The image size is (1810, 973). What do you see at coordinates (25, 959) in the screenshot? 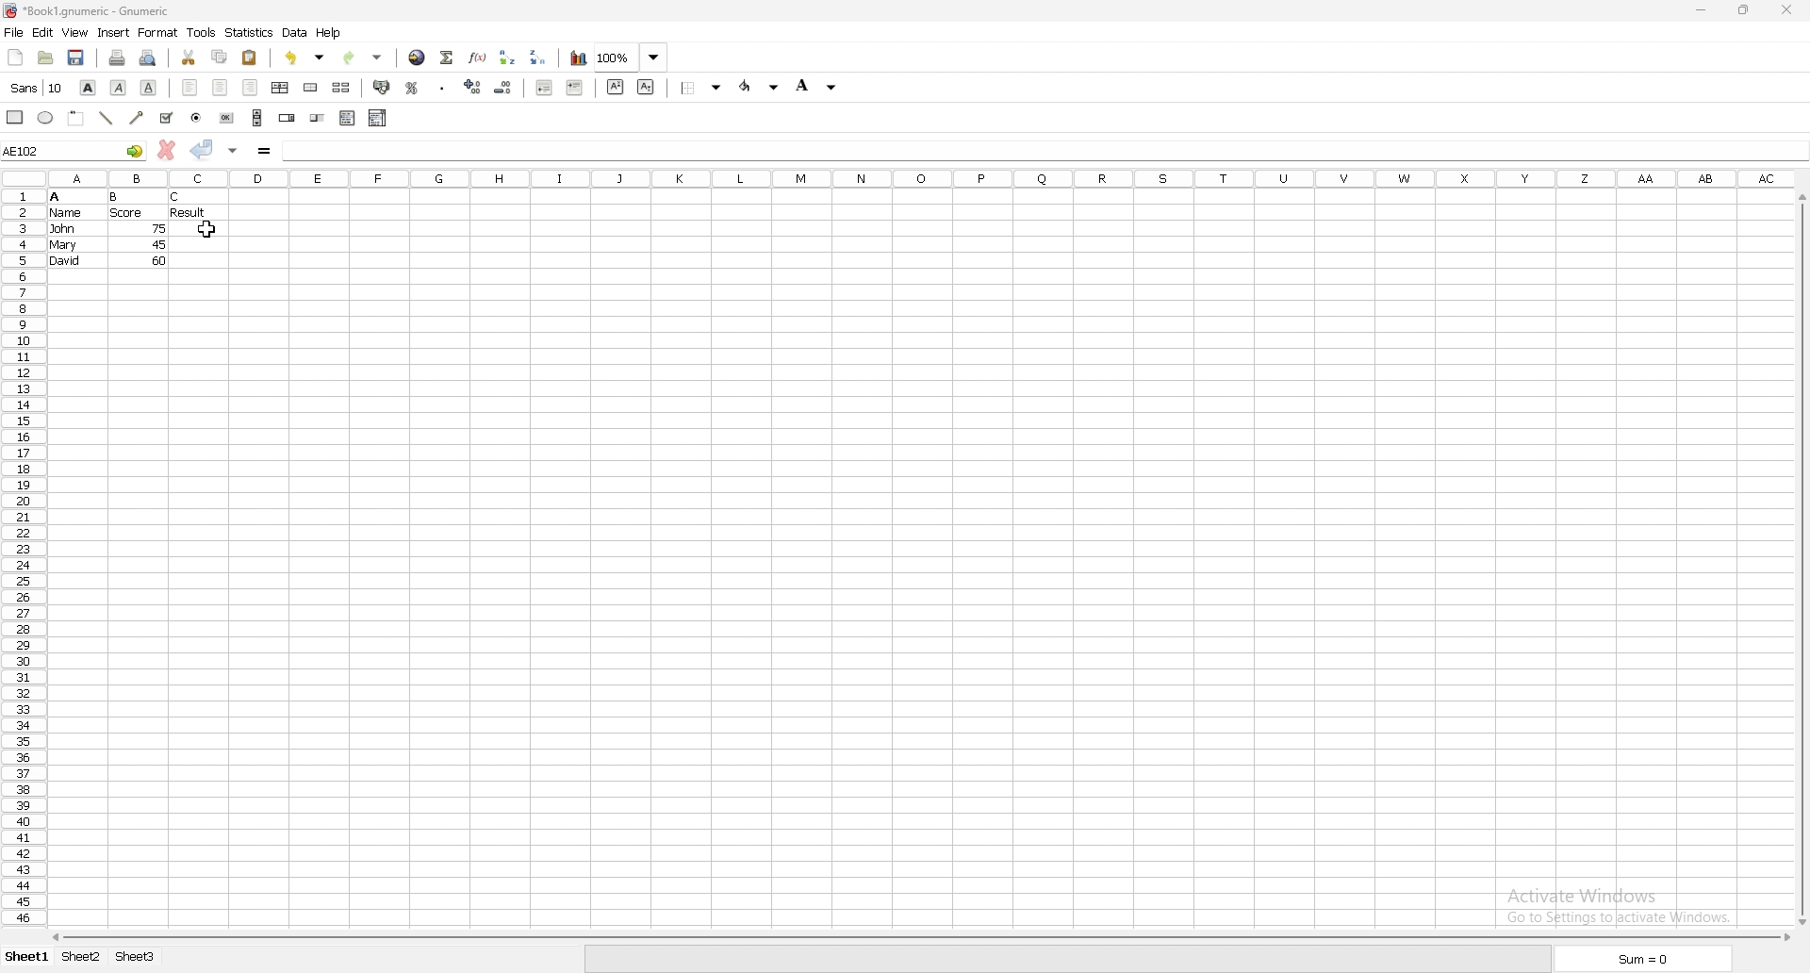
I see `sheet 1` at bounding box center [25, 959].